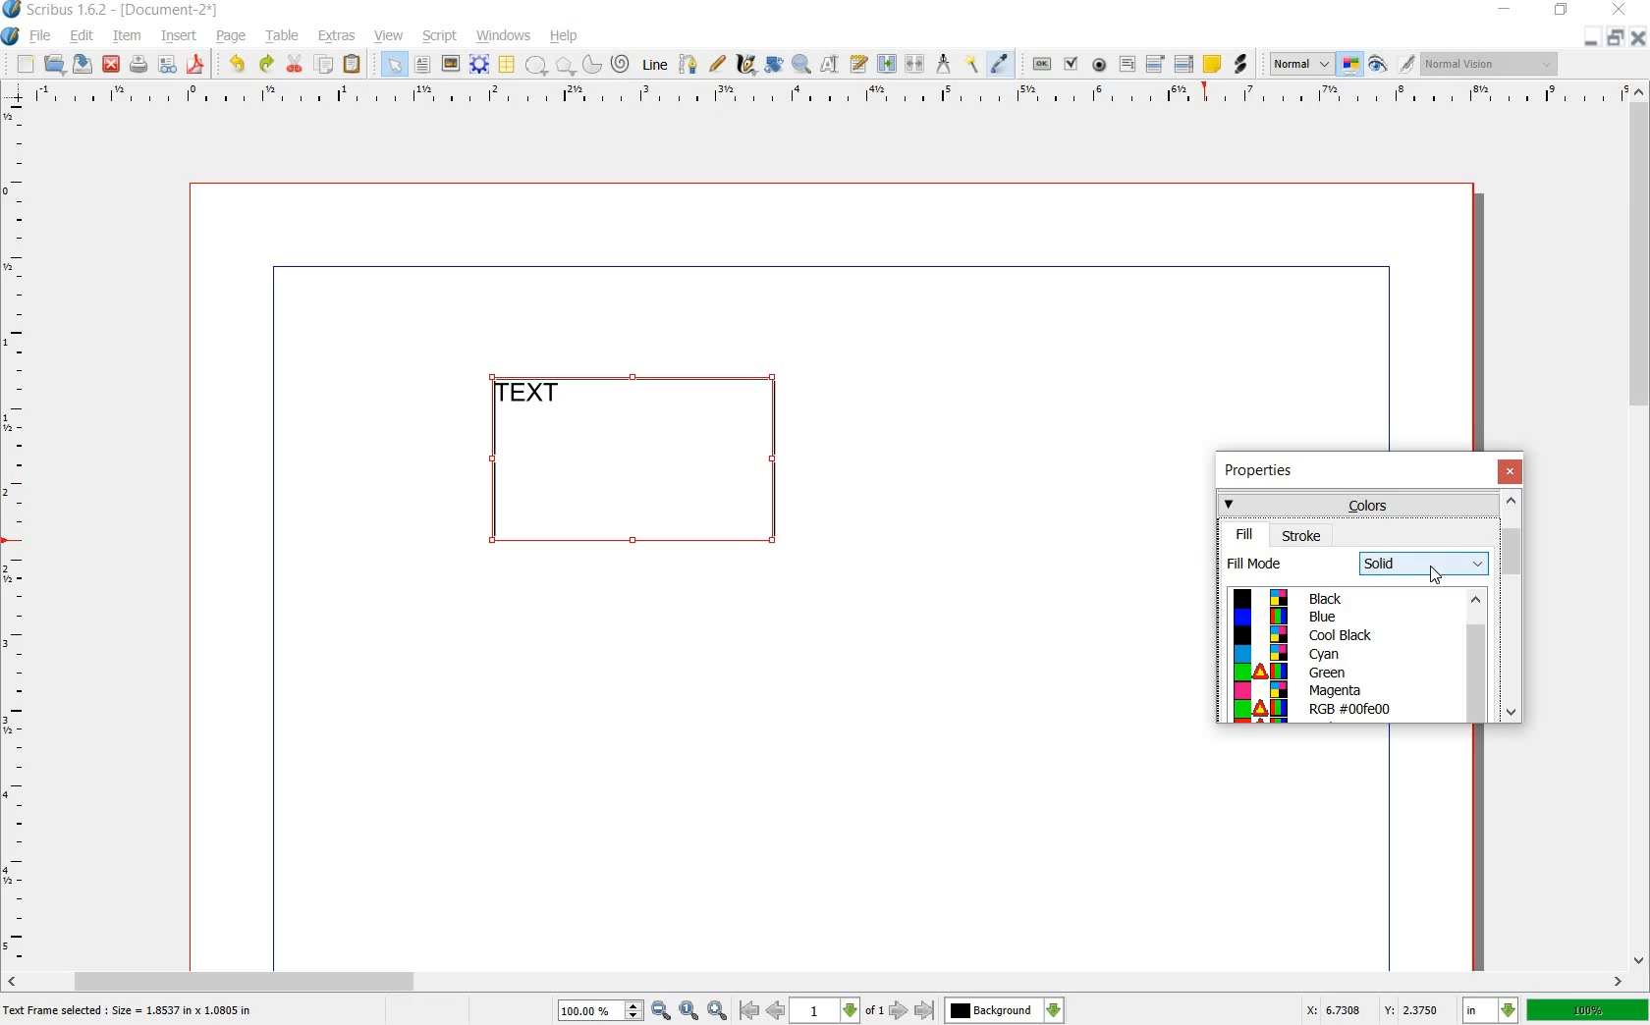 This screenshot has height=1025, width=1650. Describe the element at coordinates (661, 1011) in the screenshot. I see `zoom out` at that location.